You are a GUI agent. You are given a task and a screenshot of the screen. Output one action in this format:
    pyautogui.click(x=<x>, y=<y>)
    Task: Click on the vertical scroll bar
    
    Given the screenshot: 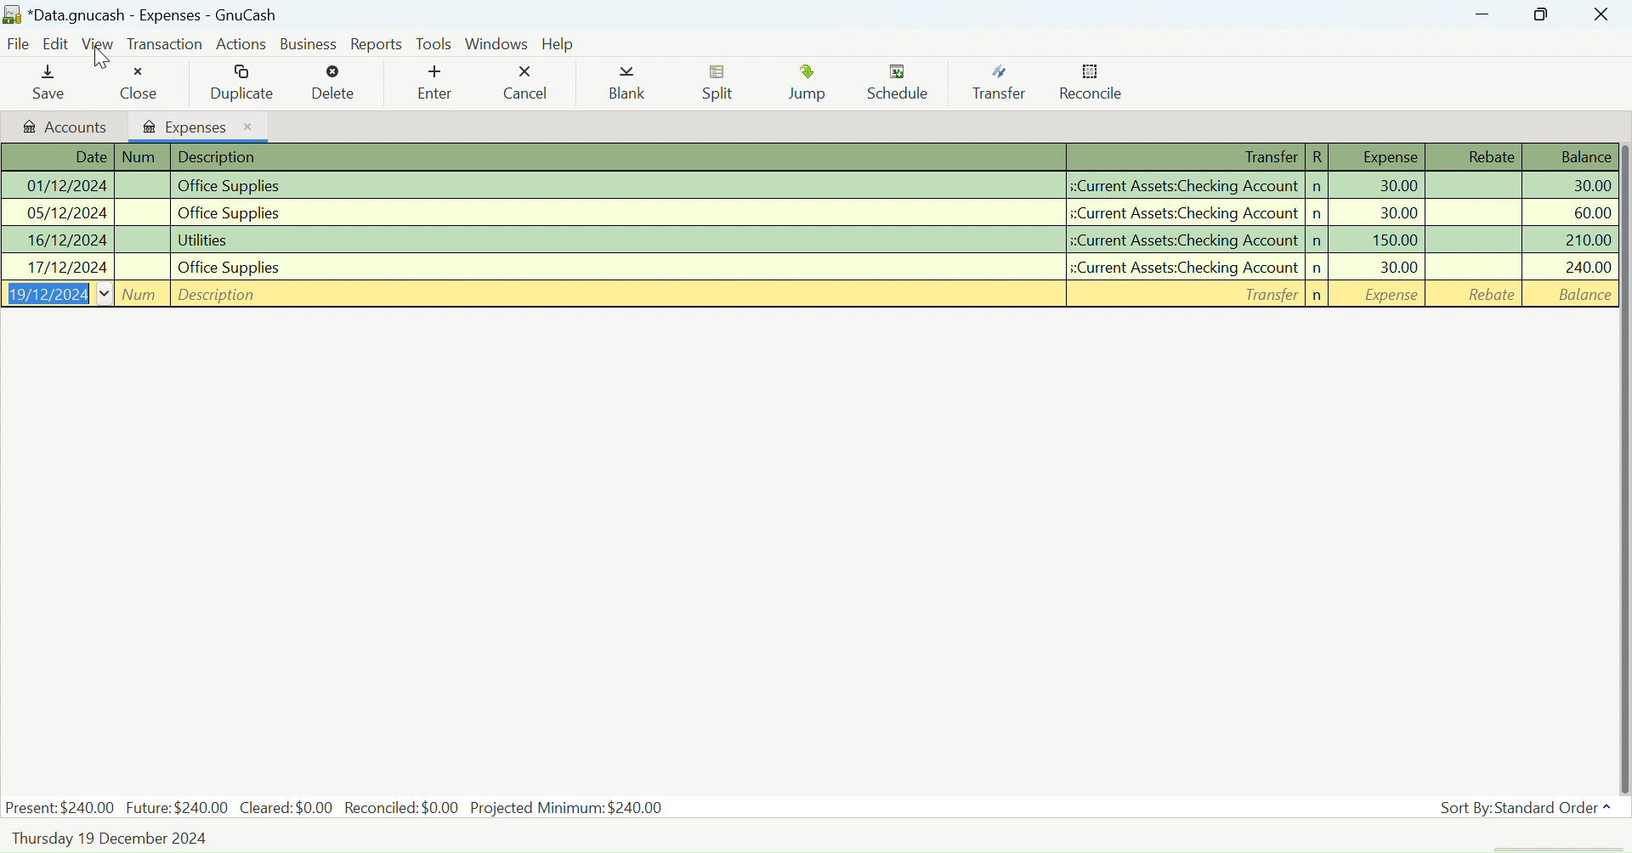 What is the action you would take?
    pyautogui.click(x=1622, y=466)
    